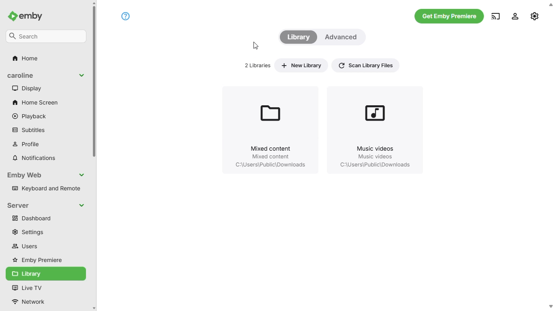 Image resolution: width=554 pixels, height=311 pixels. What do you see at coordinates (27, 144) in the screenshot?
I see `profile` at bounding box center [27, 144].